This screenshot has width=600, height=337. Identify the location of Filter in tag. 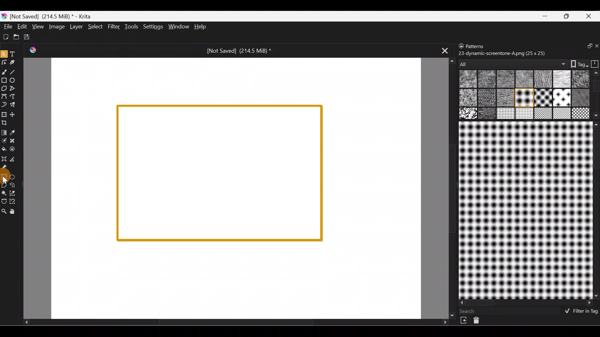
(580, 312).